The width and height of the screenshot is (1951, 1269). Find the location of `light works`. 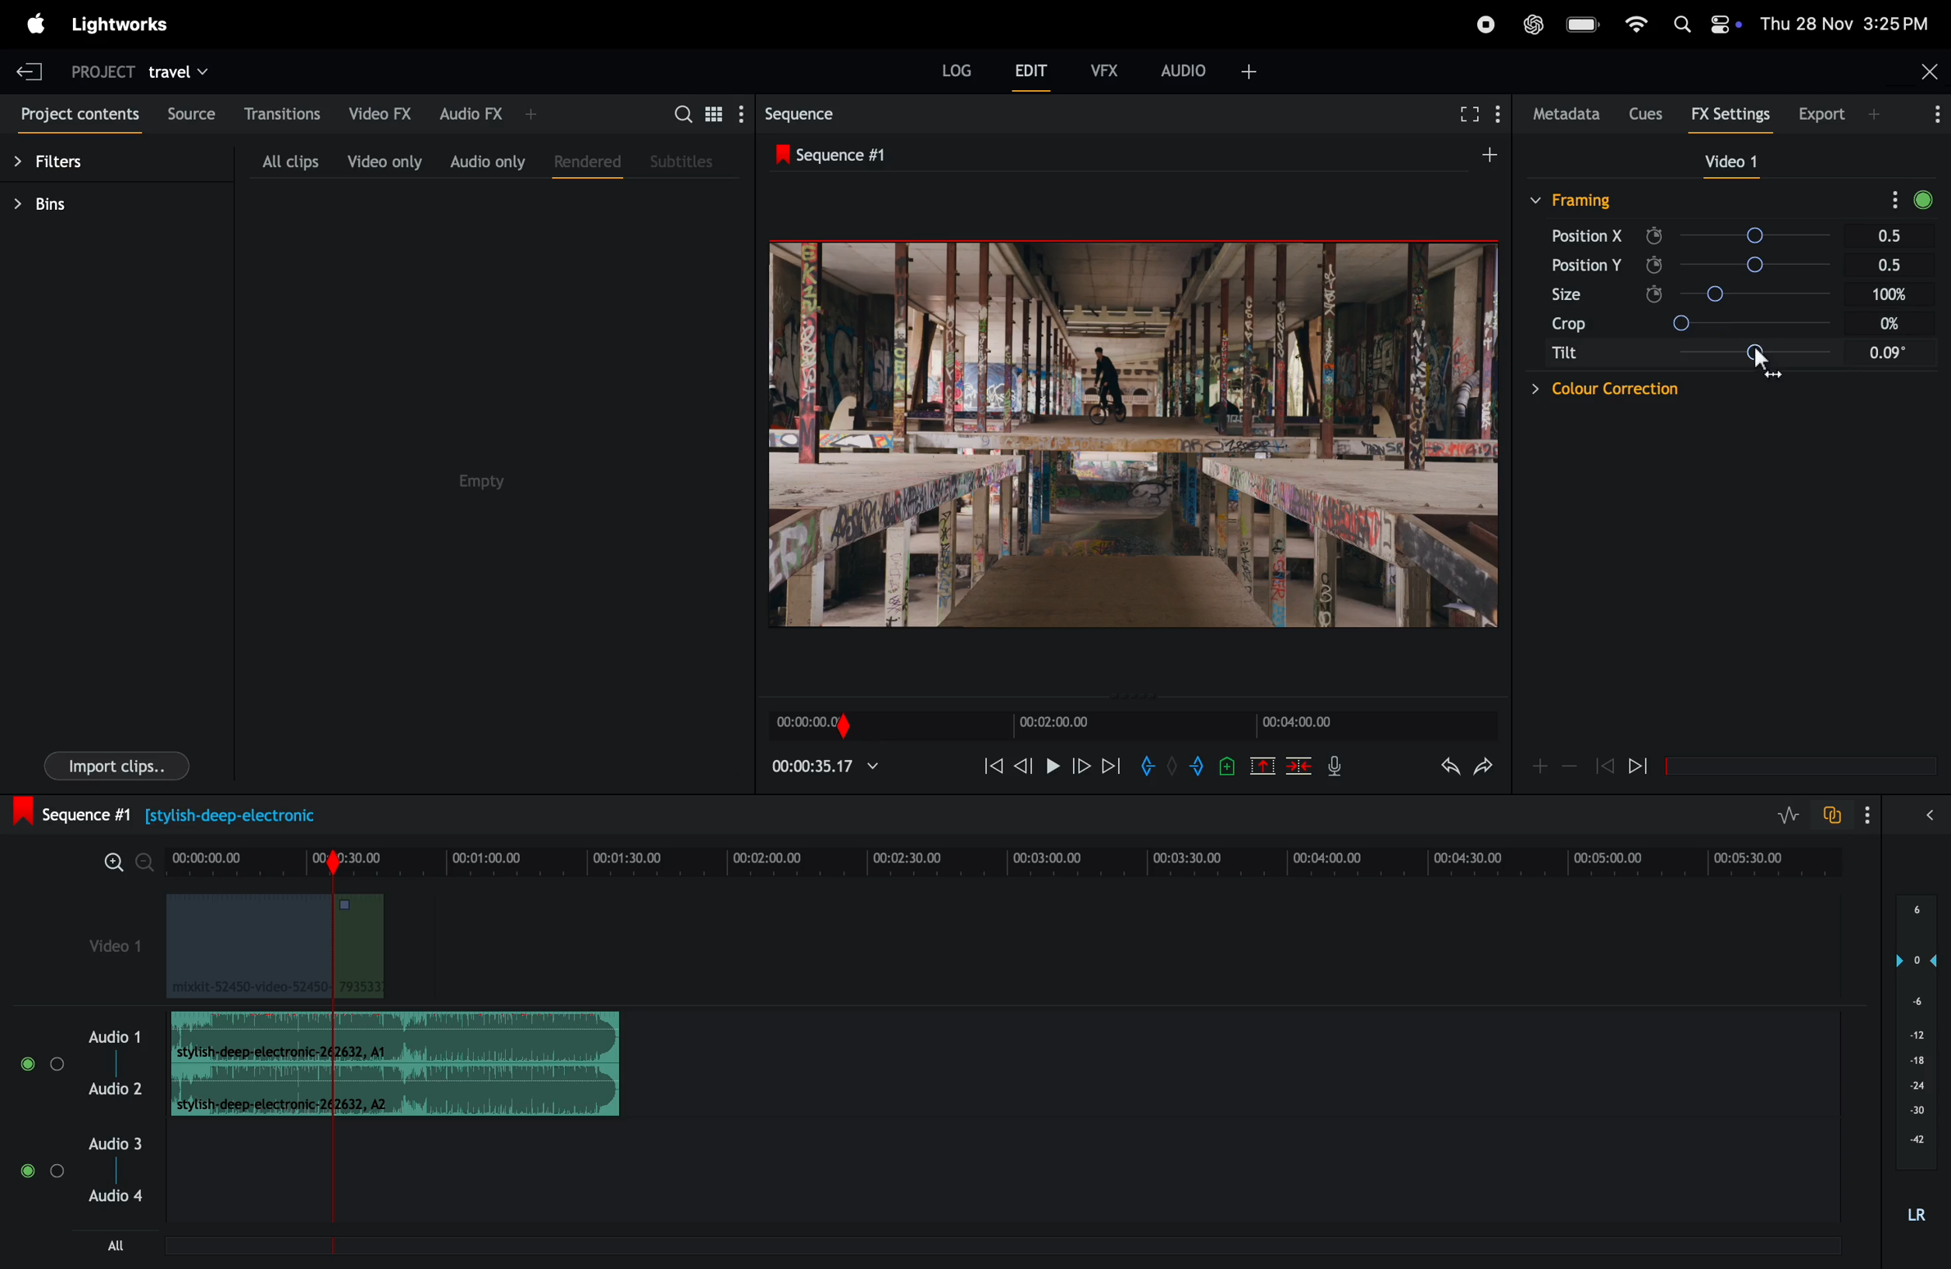

light works is located at coordinates (36, 22).